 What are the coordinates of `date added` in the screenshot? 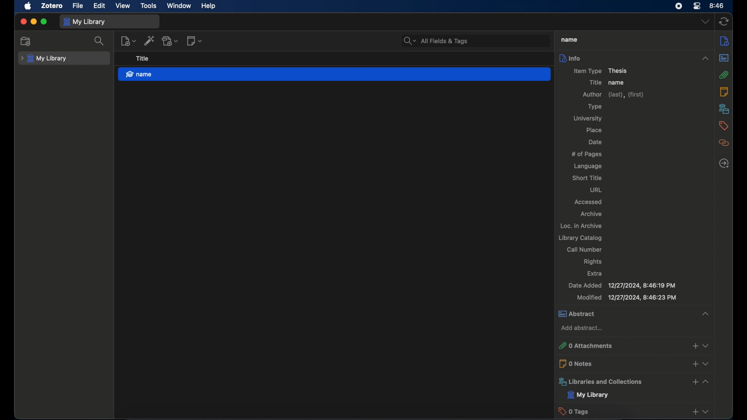 It's located at (622, 286).